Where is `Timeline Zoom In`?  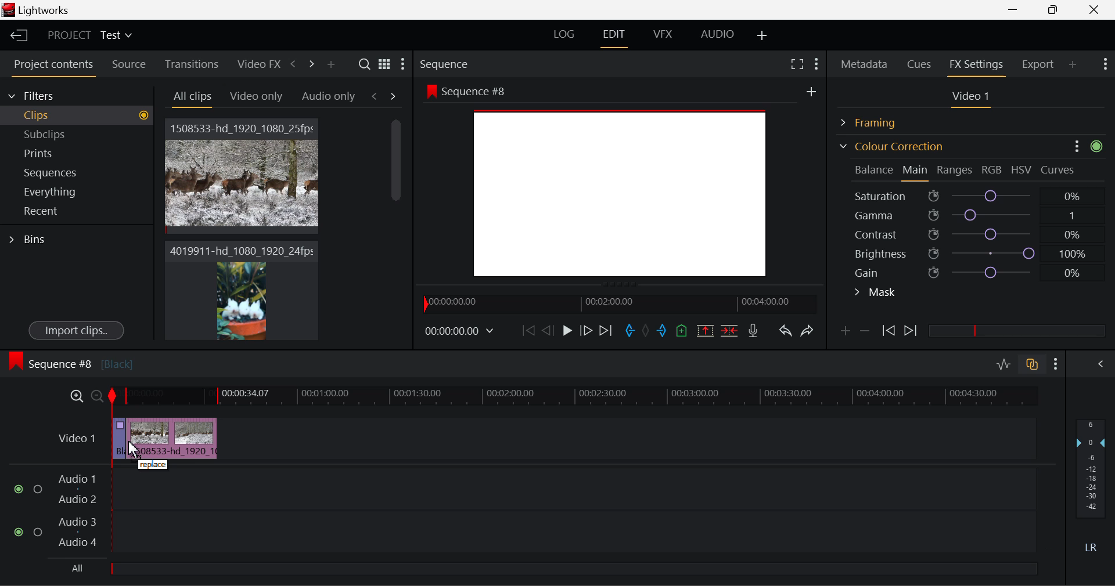
Timeline Zoom In is located at coordinates (74, 396).